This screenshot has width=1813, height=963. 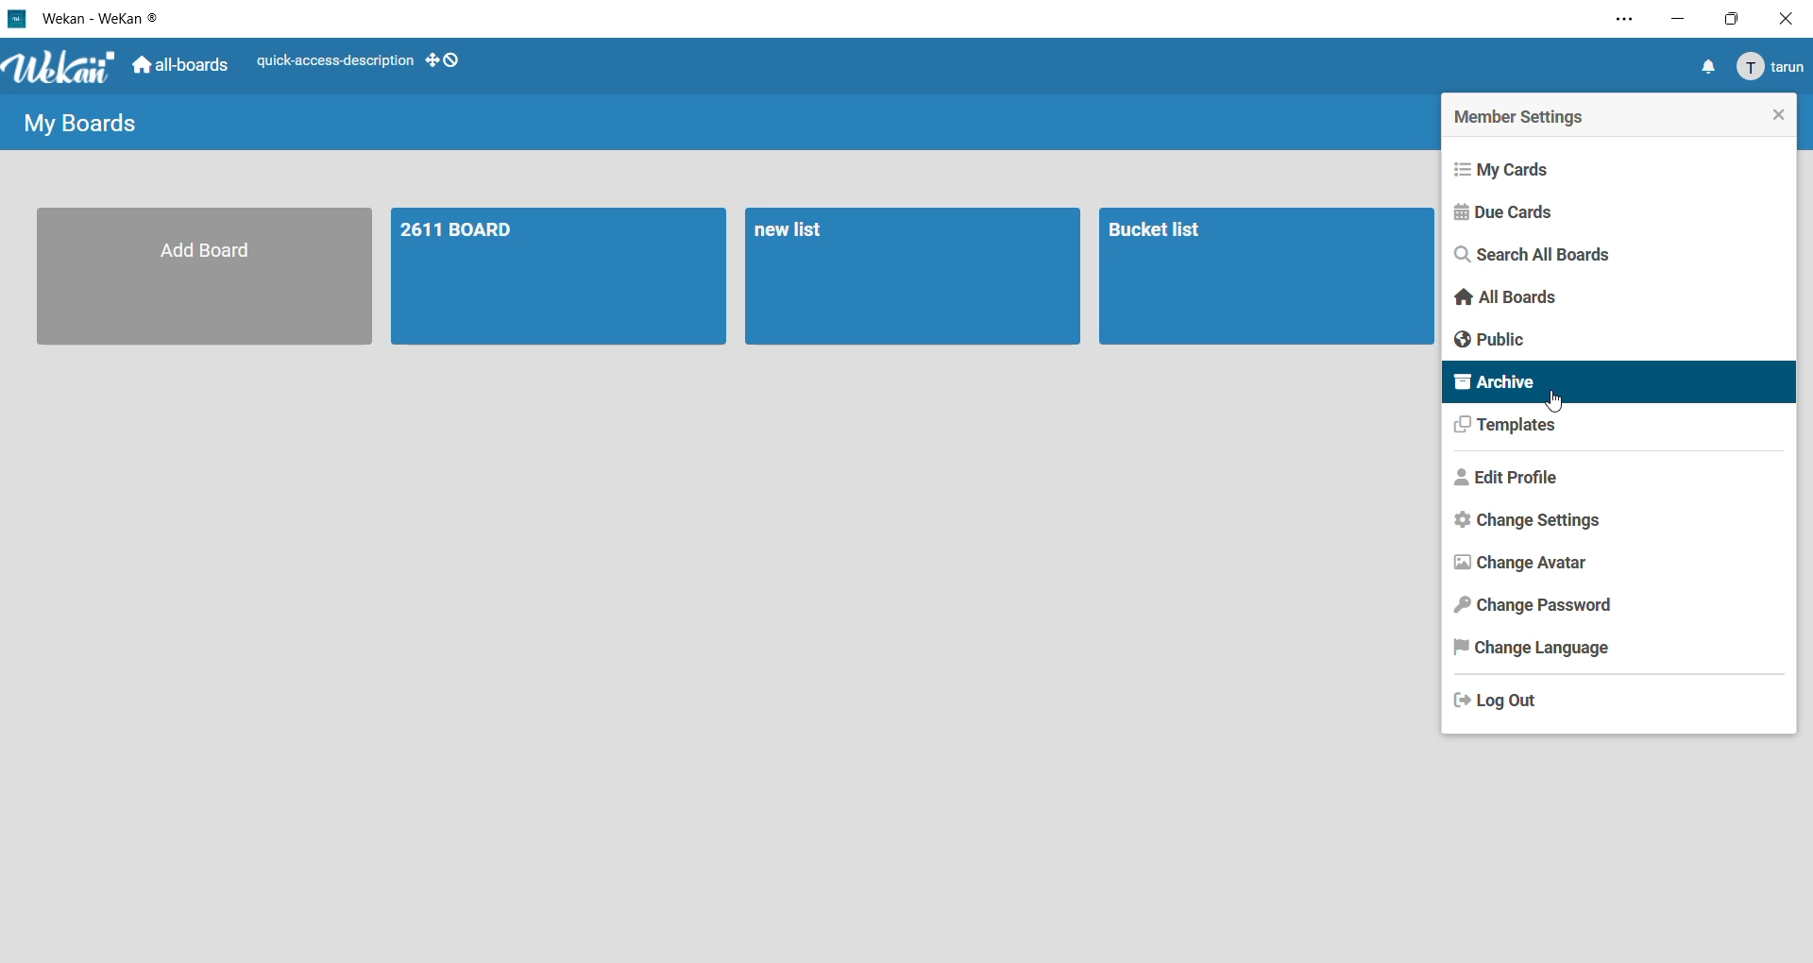 What do you see at coordinates (1728, 22) in the screenshot?
I see `maximize` at bounding box center [1728, 22].